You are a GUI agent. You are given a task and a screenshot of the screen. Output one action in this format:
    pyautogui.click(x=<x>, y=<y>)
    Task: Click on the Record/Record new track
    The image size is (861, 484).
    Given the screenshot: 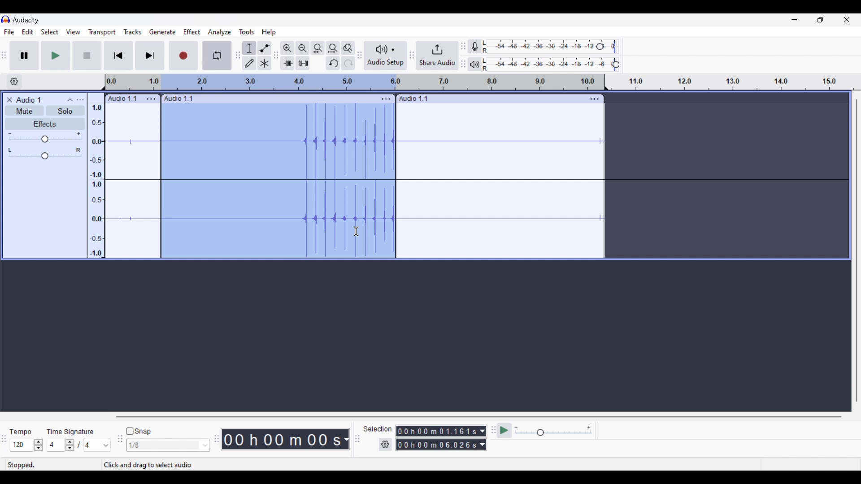 What is the action you would take?
    pyautogui.click(x=184, y=55)
    